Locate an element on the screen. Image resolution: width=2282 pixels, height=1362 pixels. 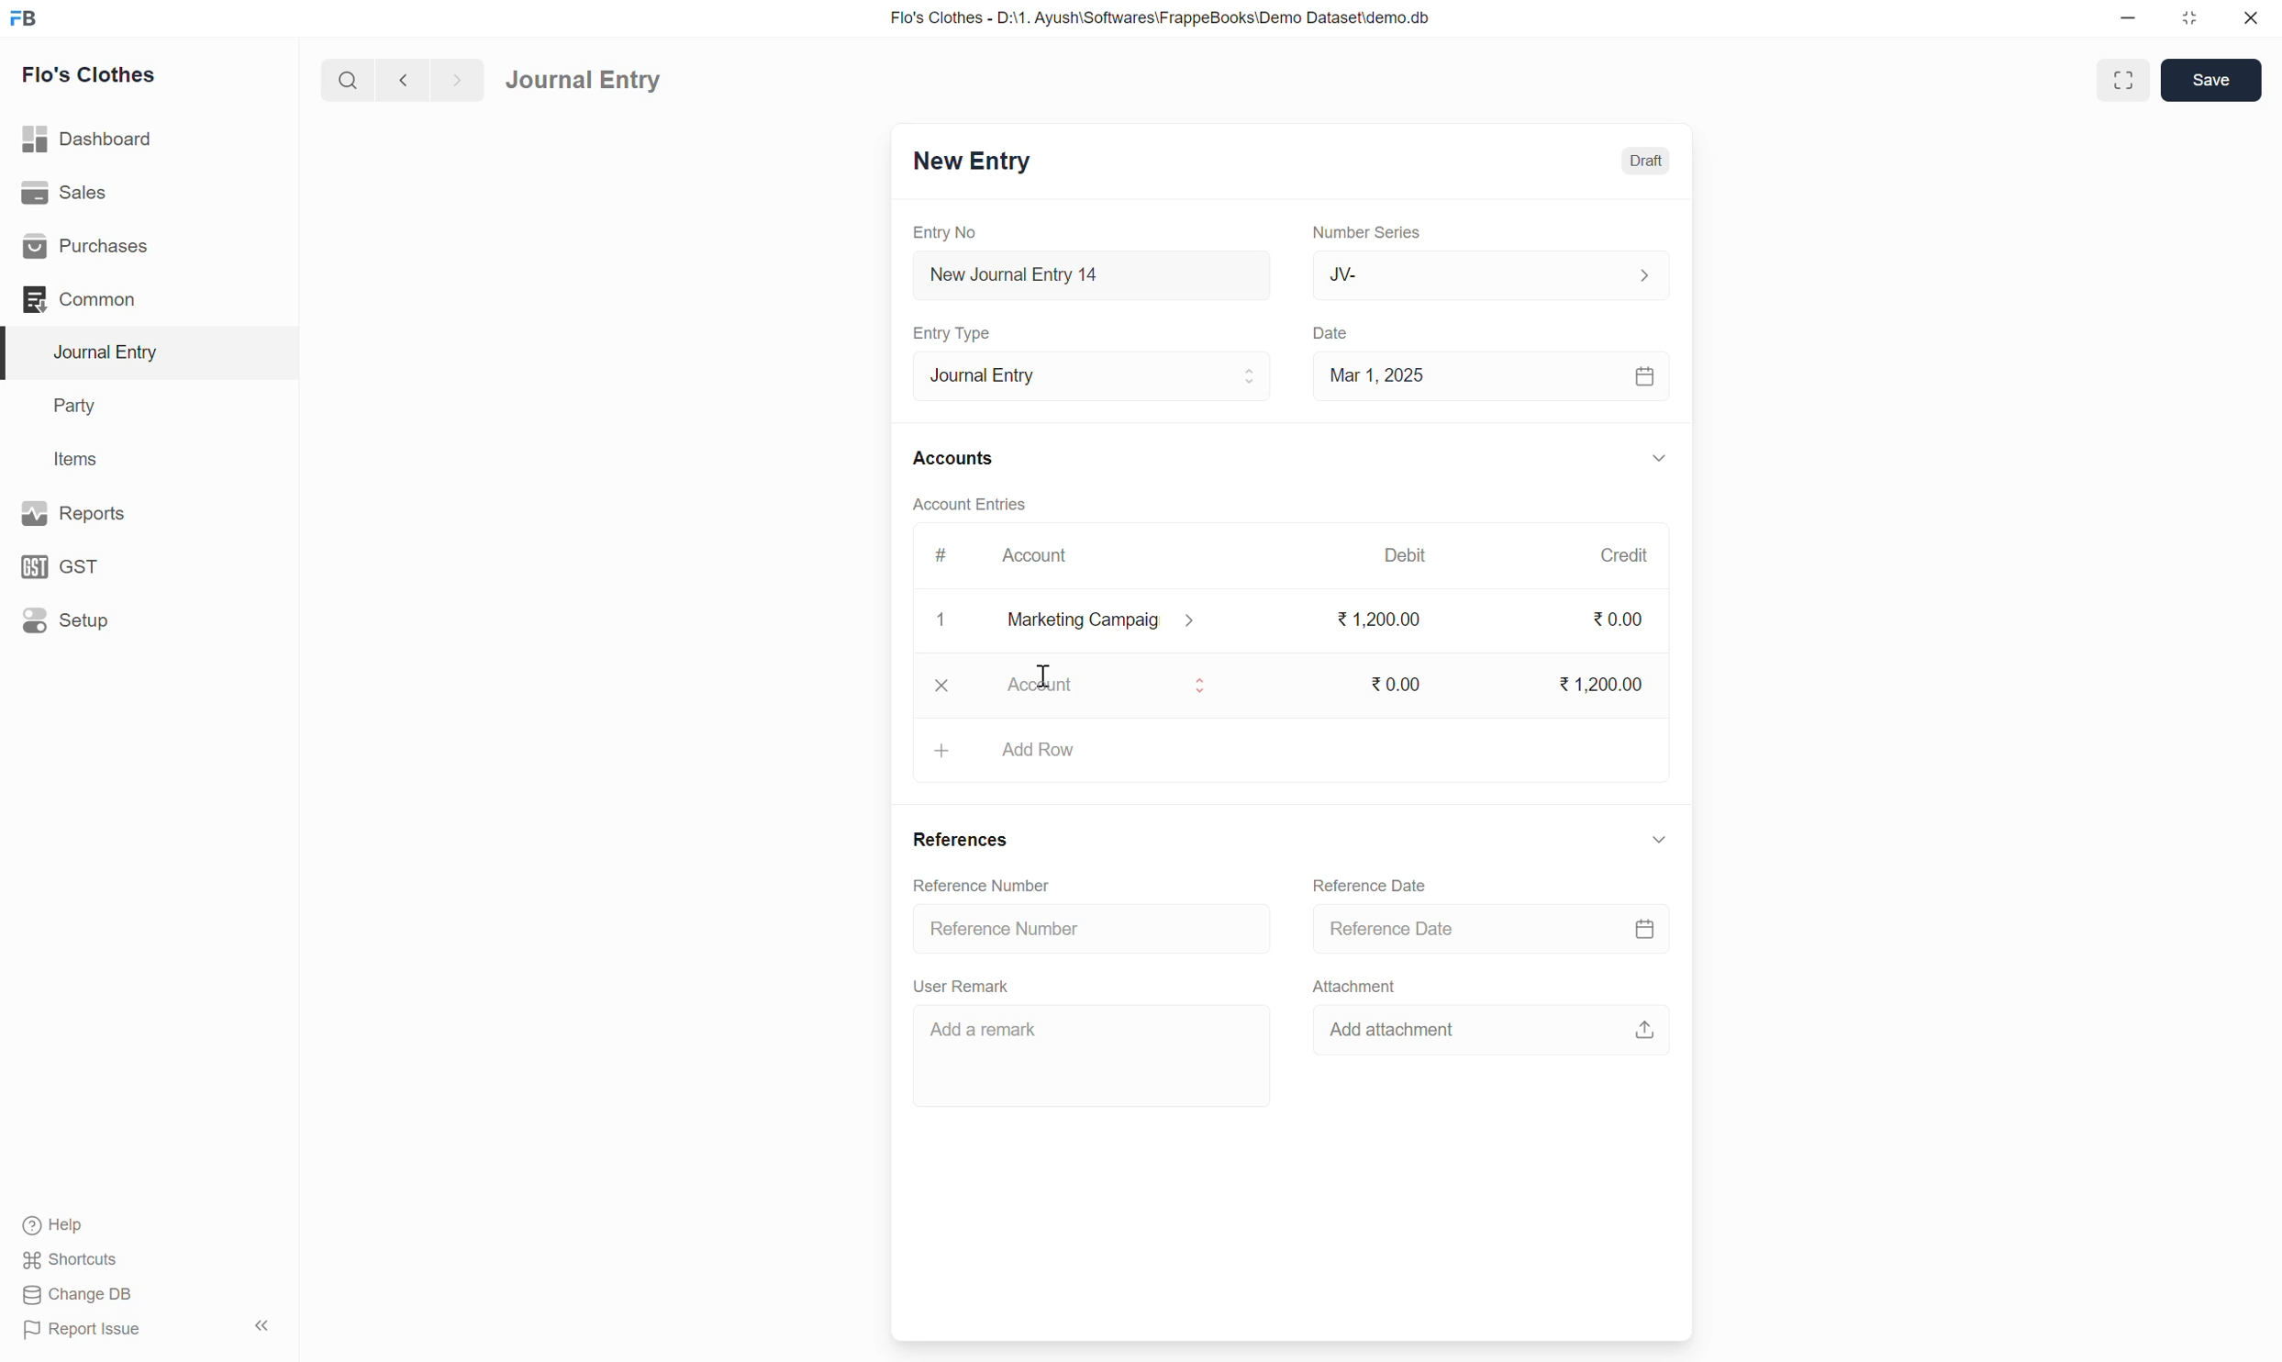
minimize is located at coordinates (2129, 19).